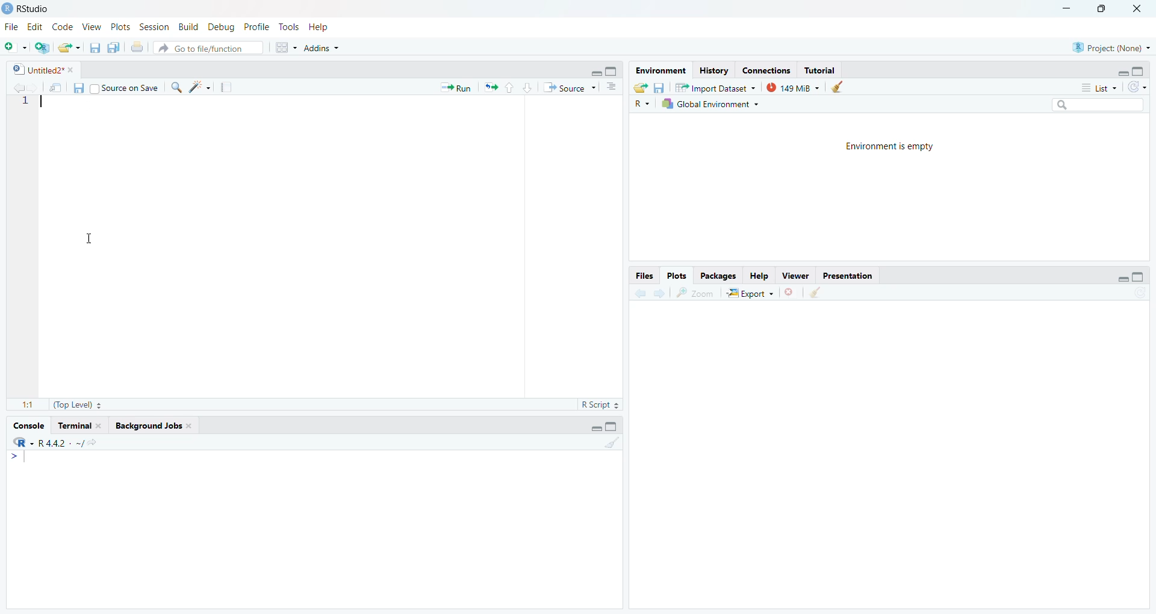 The width and height of the screenshot is (1156, 614). I want to click on Untitled2*, so click(43, 69).